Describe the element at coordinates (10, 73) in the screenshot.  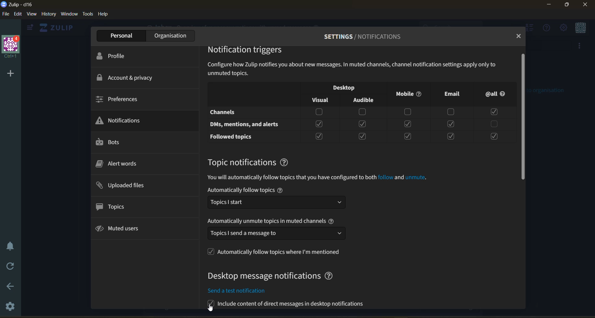
I see `add a new organisation` at that location.